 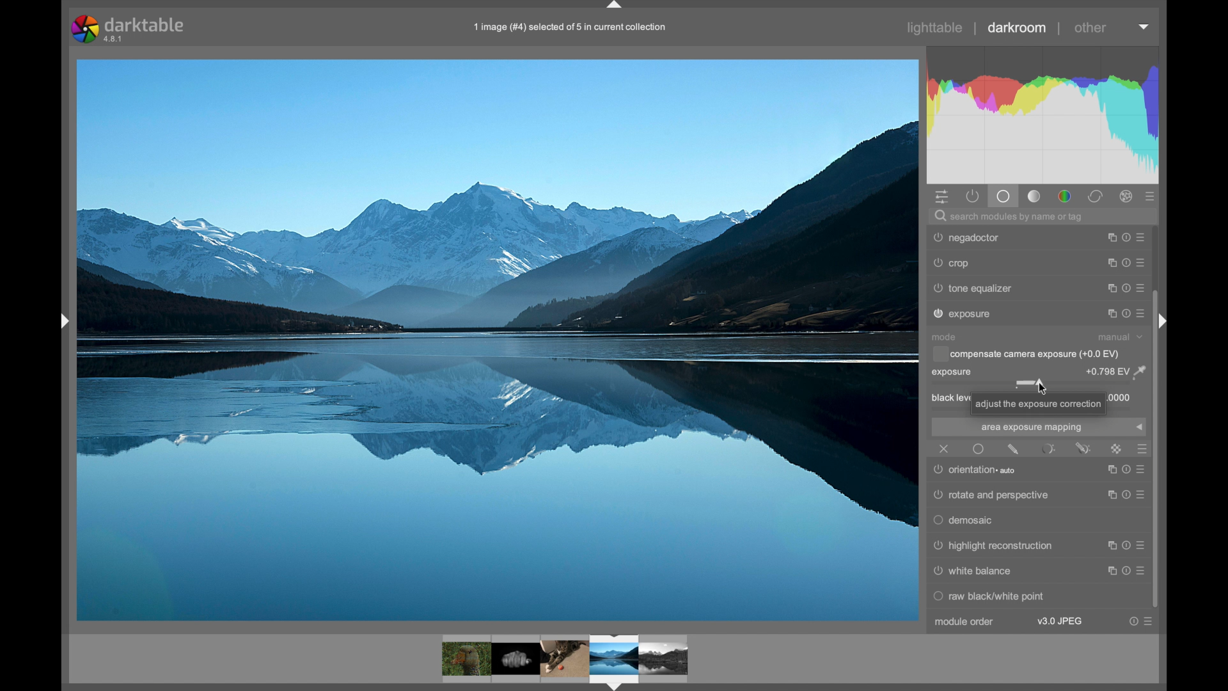 I want to click on close, so click(x=945, y=449).